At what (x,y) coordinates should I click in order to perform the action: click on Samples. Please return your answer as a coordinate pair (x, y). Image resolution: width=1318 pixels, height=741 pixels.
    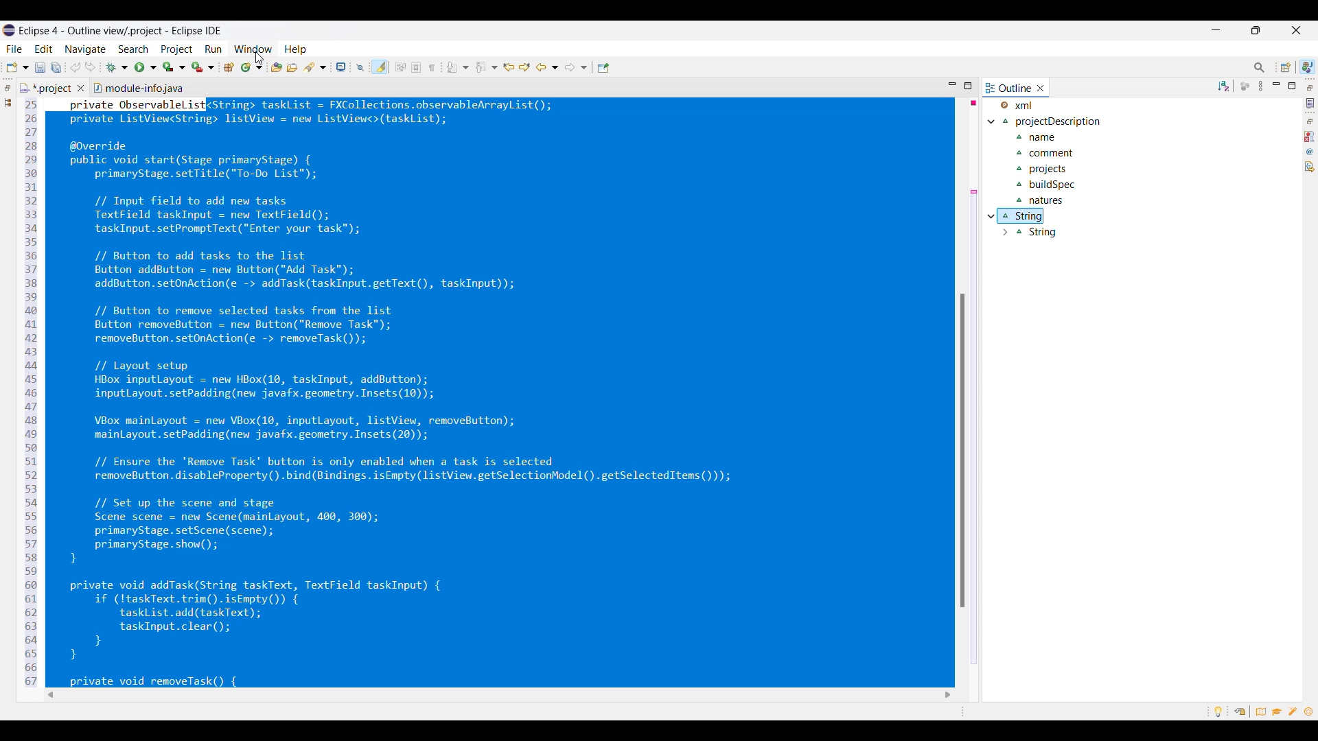
    Looking at the image, I should click on (1294, 711).